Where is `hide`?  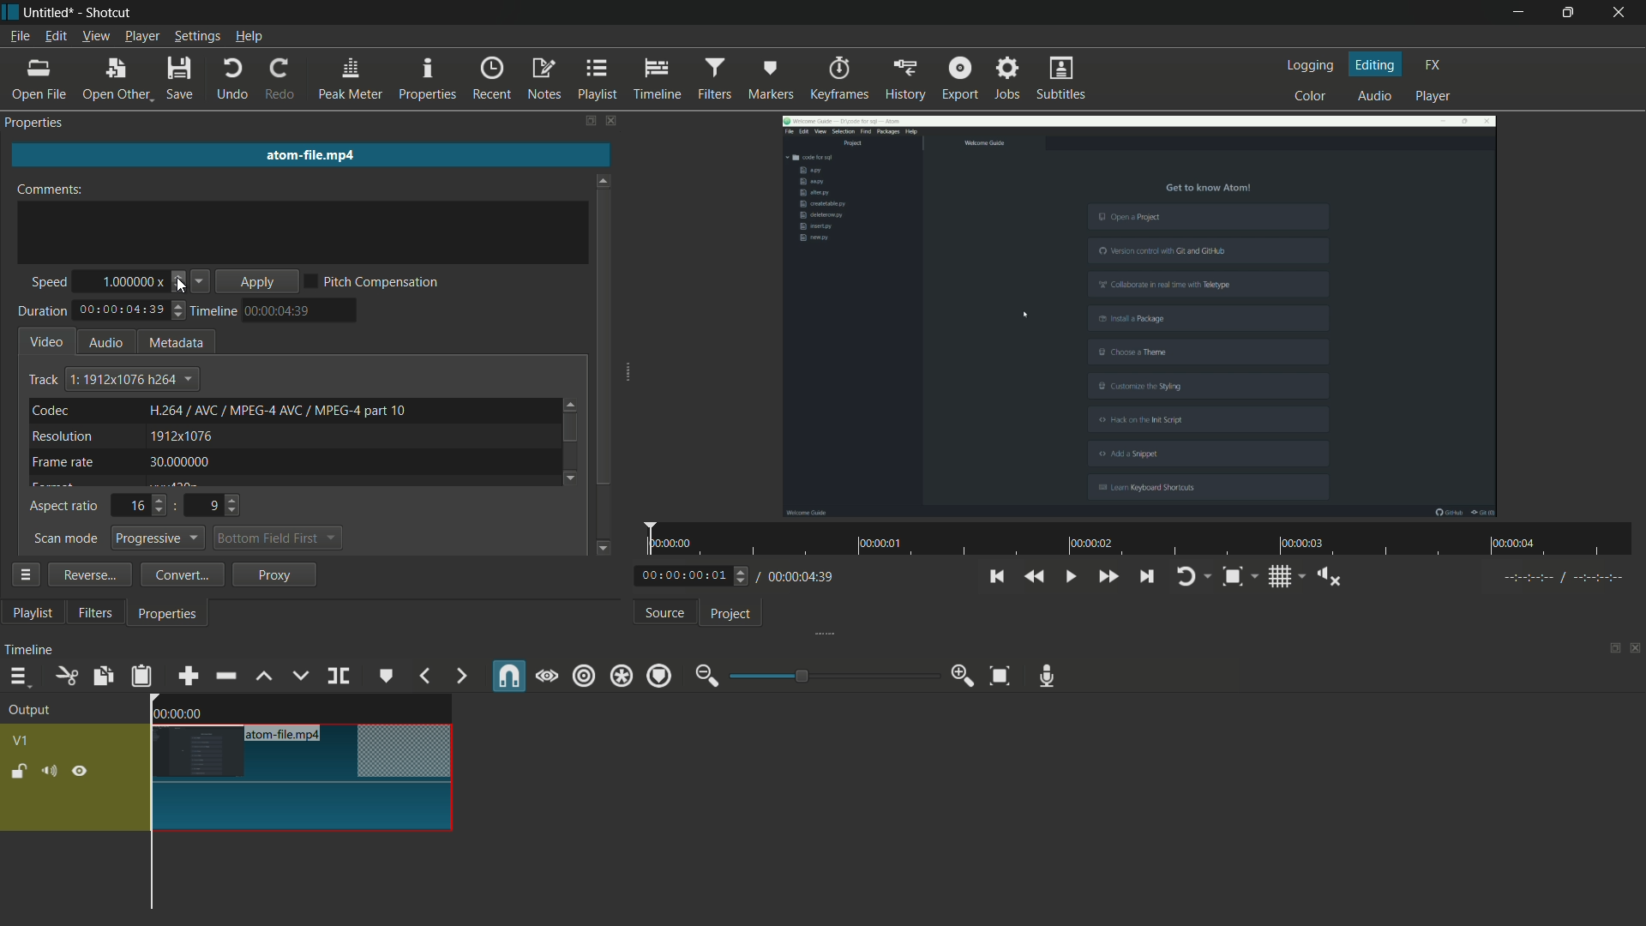
hide is located at coordinates (80, 773).